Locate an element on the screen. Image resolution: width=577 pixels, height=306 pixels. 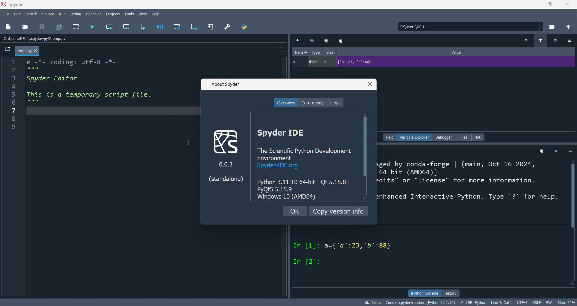
Name is located at coordinates (300, 52).